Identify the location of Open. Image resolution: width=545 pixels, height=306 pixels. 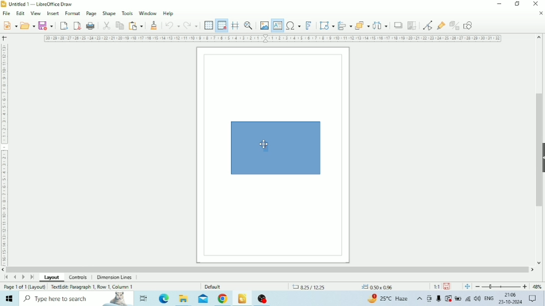
(27, 25).